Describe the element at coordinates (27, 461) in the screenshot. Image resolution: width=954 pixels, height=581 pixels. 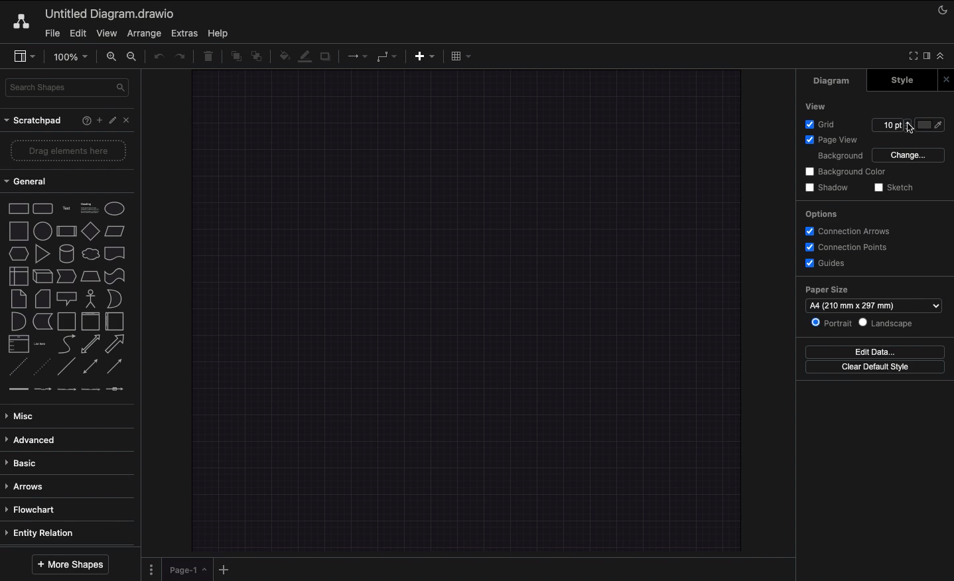
I see `Basic` at that location.